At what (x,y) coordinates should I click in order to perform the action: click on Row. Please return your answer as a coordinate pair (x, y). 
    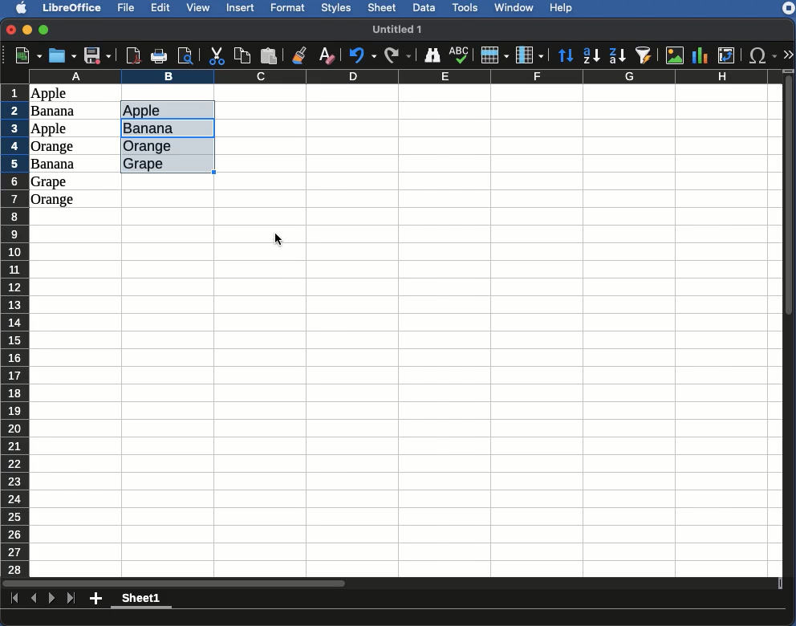
    Looking at the image, I should click on (494, 55).